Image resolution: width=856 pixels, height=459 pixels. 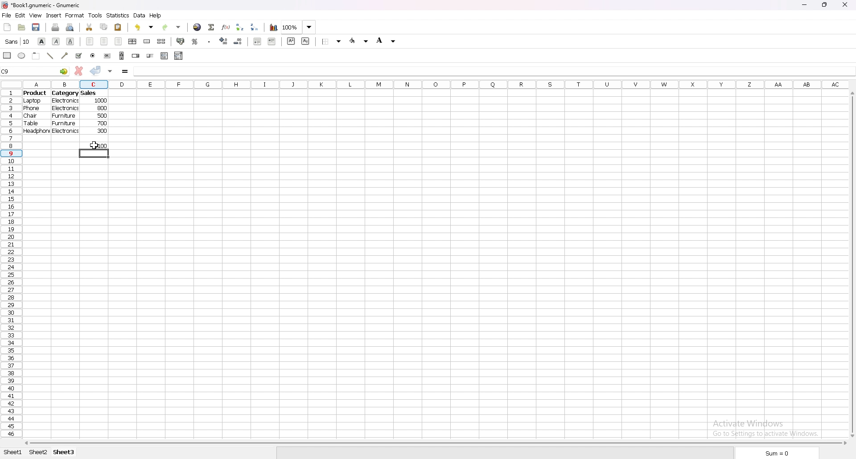 I want to click on arrowed line, so click(x=65, y=56).